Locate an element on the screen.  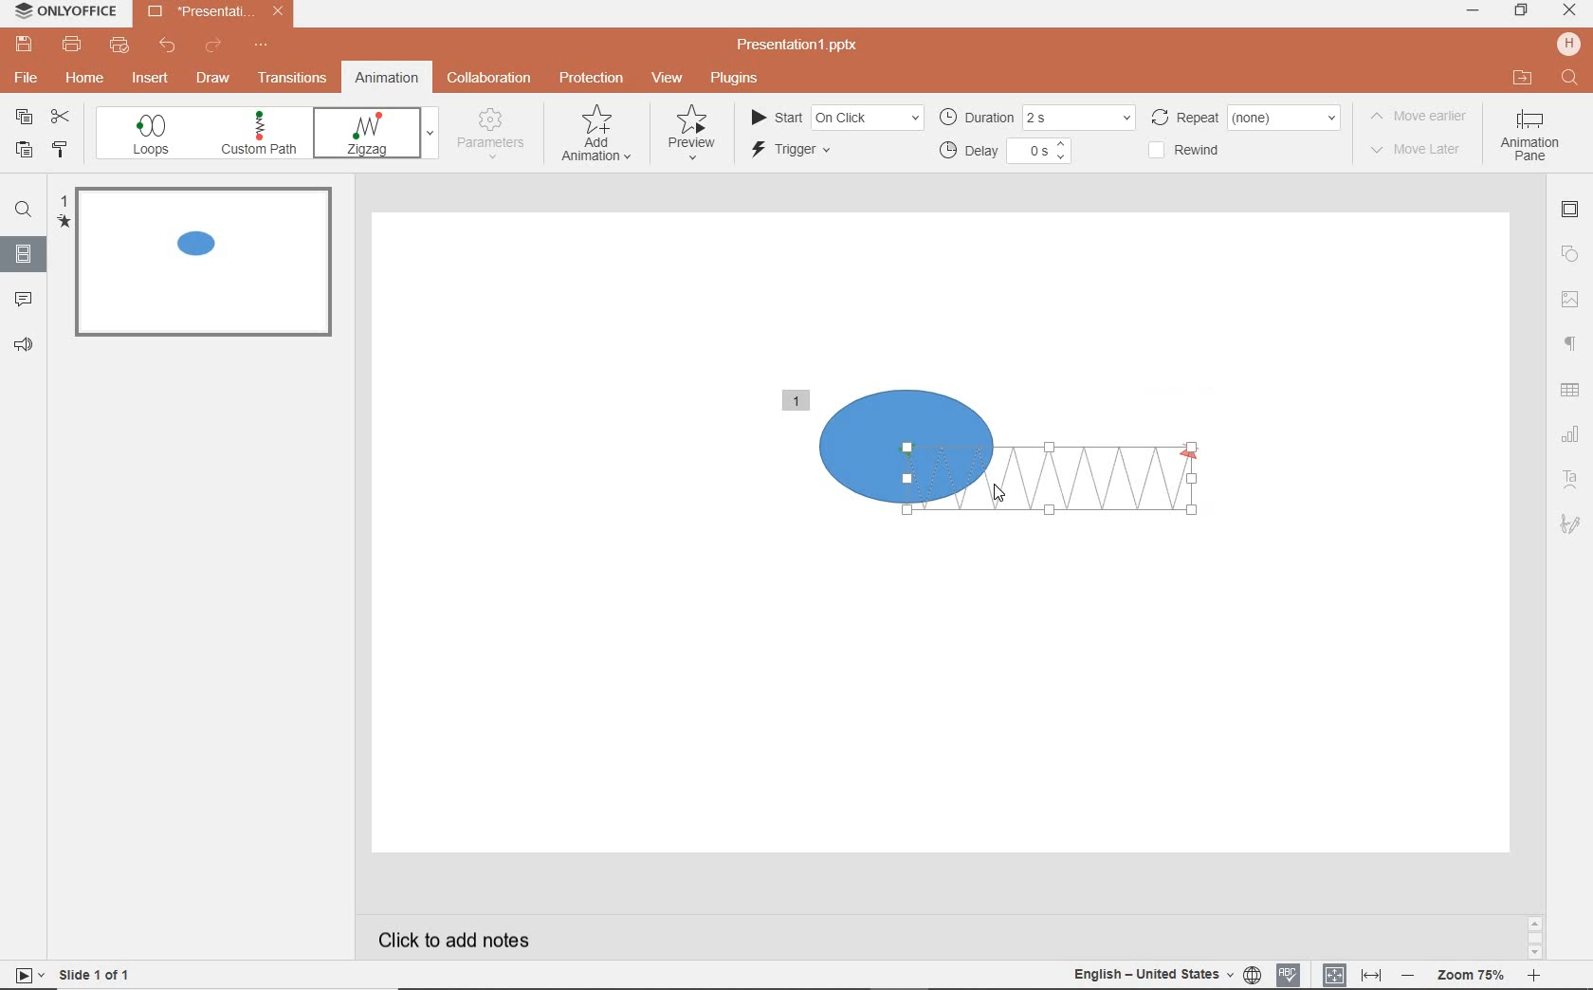
custom path is located at coordinates (263, 136).